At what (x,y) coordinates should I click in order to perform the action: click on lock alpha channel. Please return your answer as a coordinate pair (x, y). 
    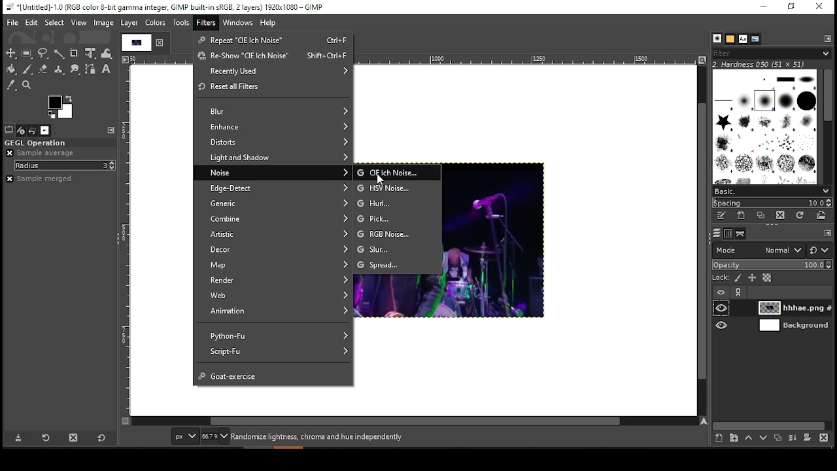
    Looking at the image, I should click on (769, 279).